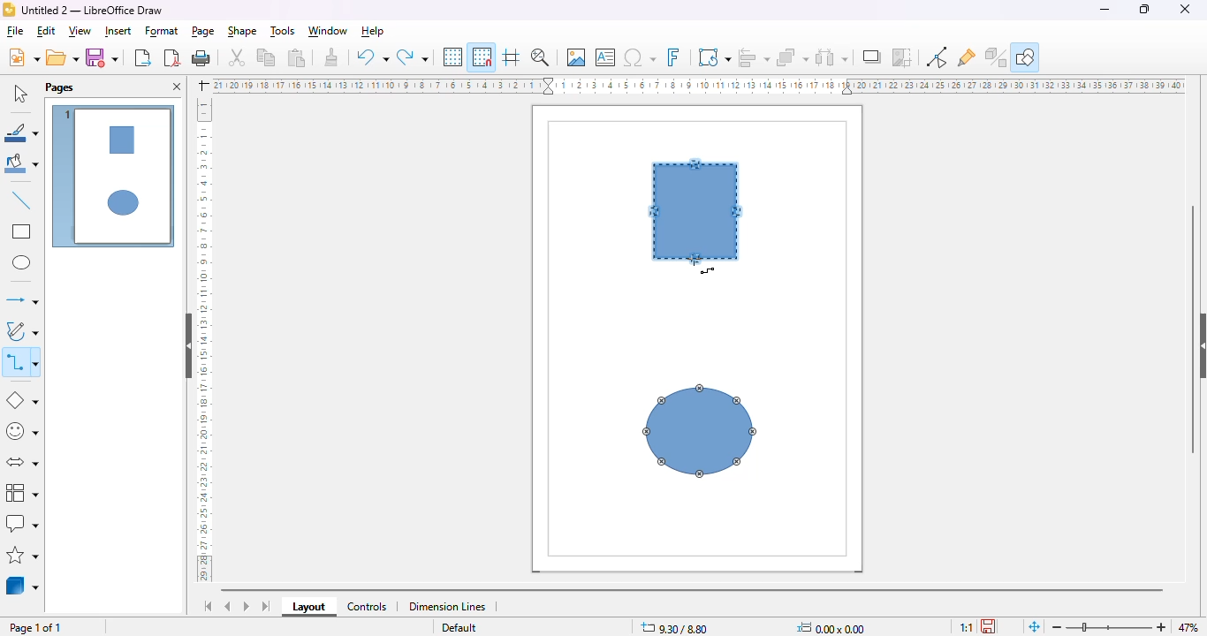 The image size is (1207, 636). What do you see at coordinates (102, 57) in the screenshot?
I see `save` at bounding box center [102, 57].